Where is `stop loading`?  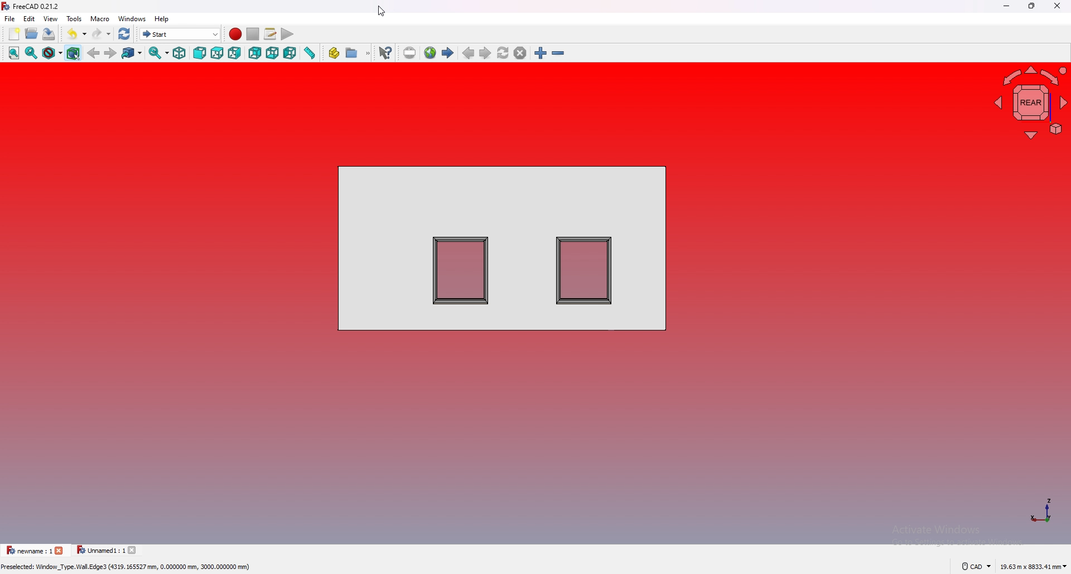 stop loading is located at coordinates (520, 53).